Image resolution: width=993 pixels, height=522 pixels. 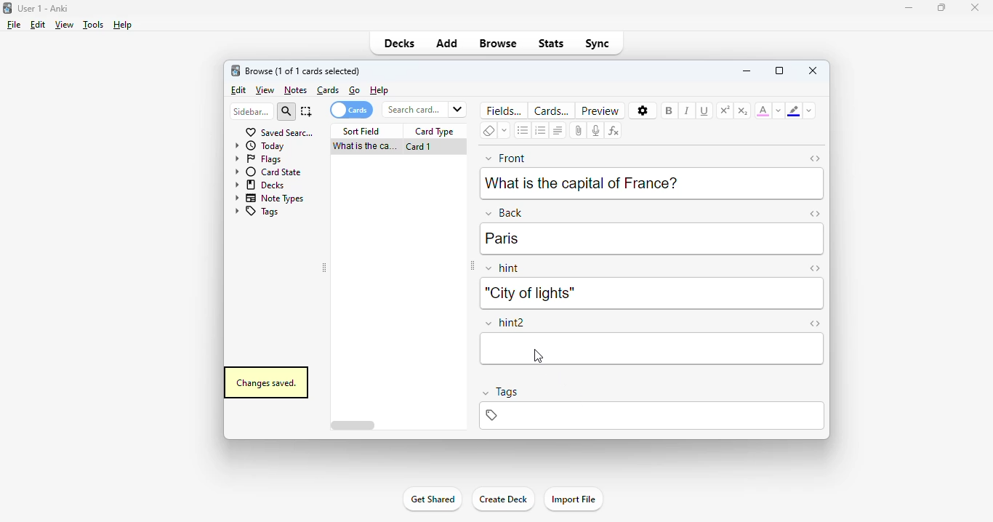 What do you see at coordinates (489, 131) in the screenshot?
I see `remove formatting` at bounding box center [489, 131].